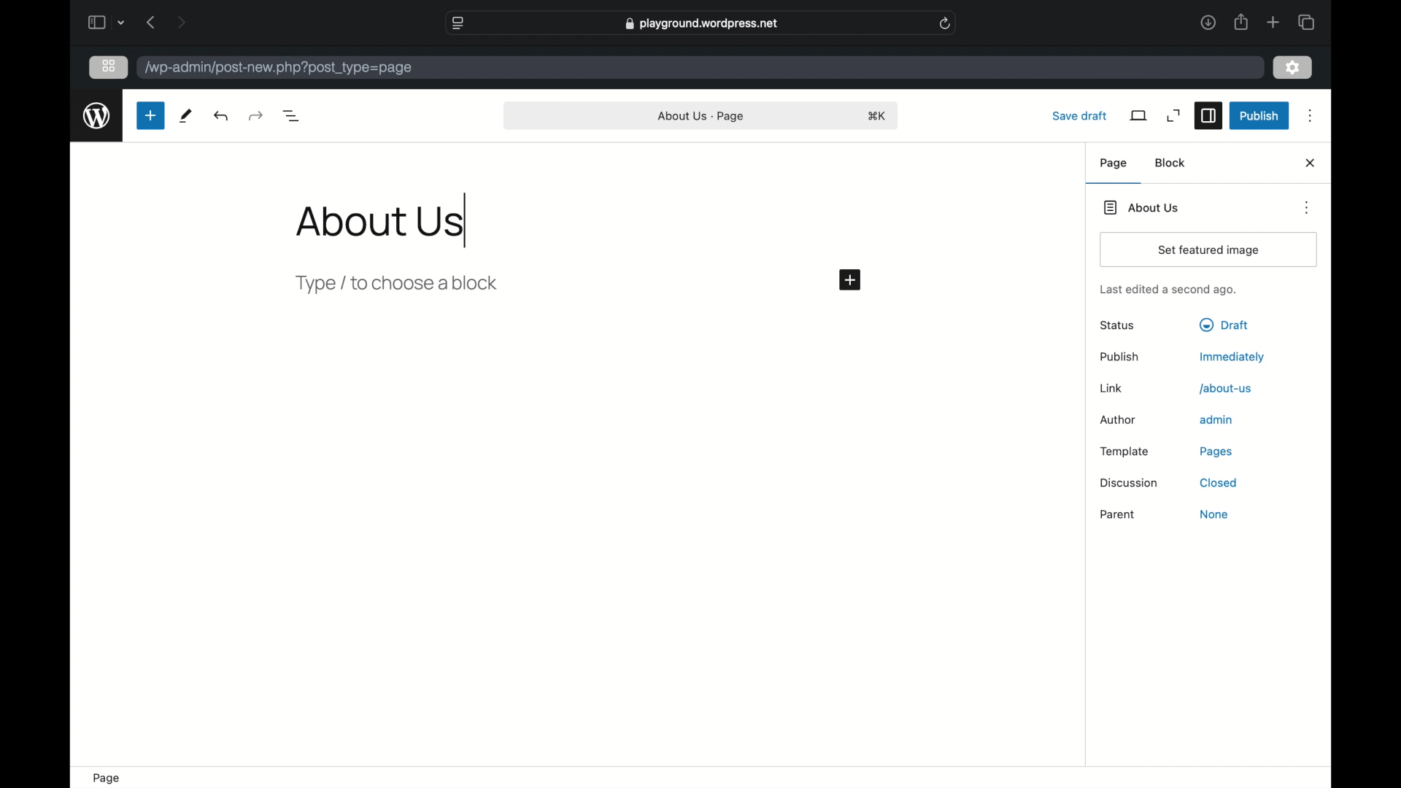 This screenshot has height=788, width=1401. What do you see at coordinates (1210, 250) in the screenshot?
I see `set featured image` at bounding box center [1210, 250].